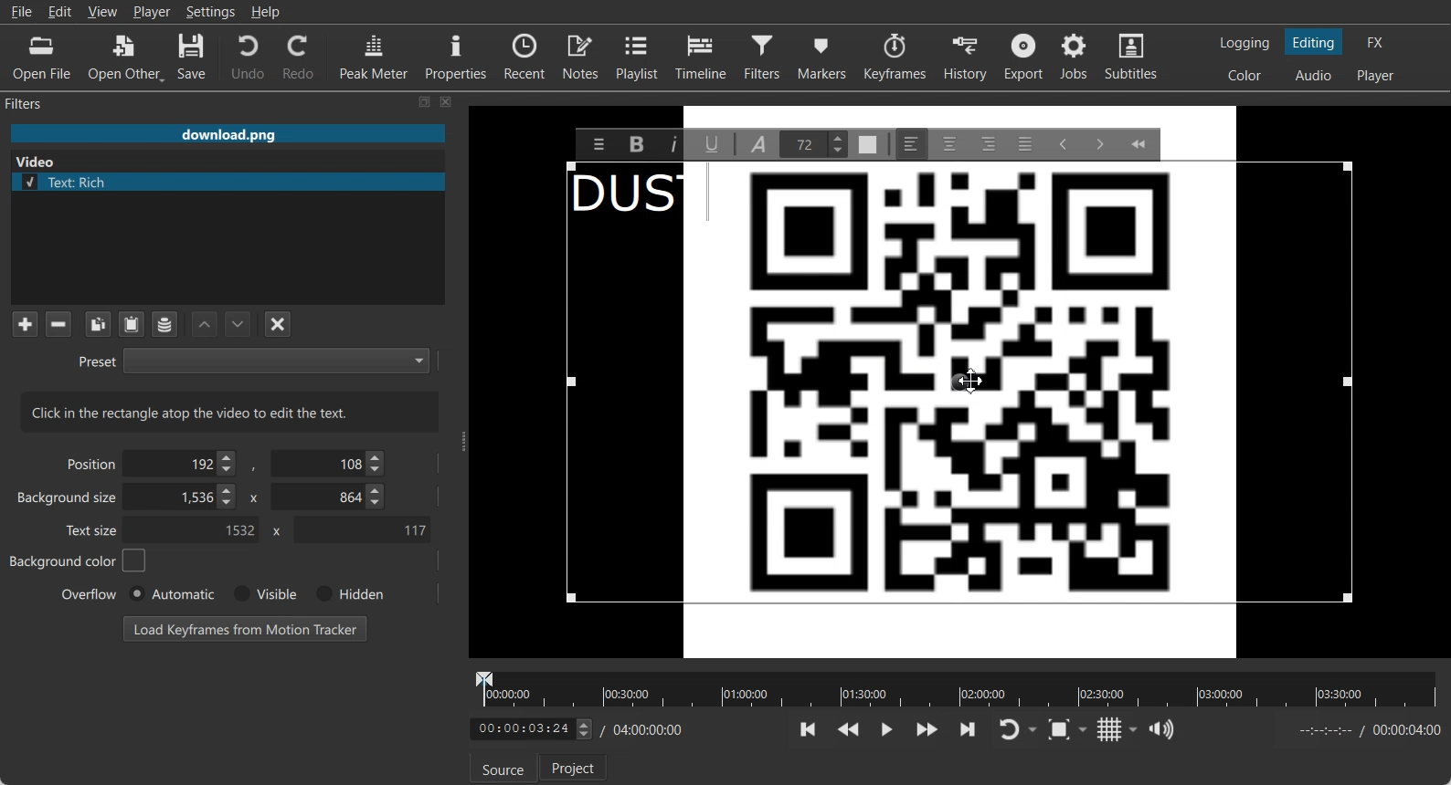 This screenshot has height=785, width=1451. Describe the element at coordinates (1134, 729) in the screenshot. I see `Drop down box` at that location.